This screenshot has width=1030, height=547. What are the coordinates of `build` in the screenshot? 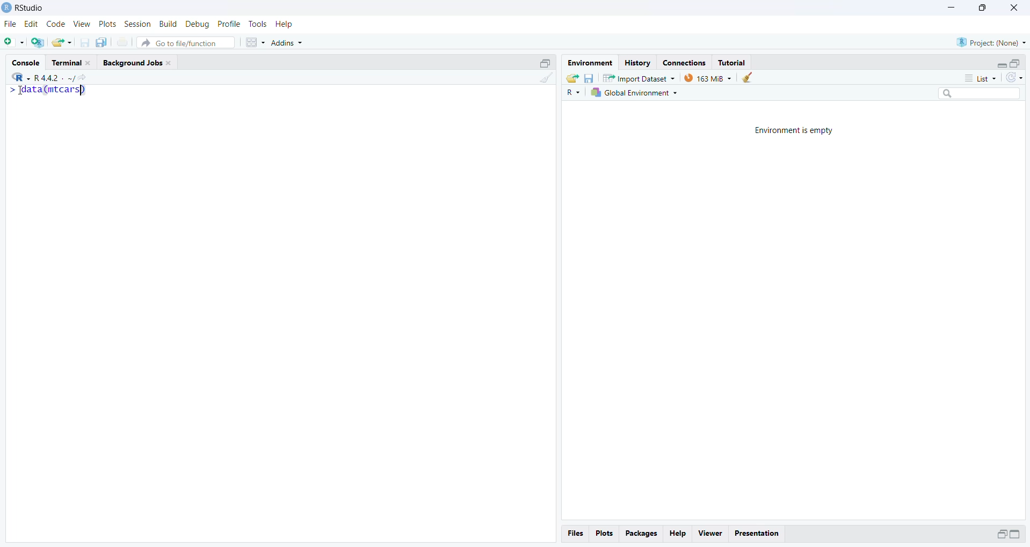 It's located at (168, 24).